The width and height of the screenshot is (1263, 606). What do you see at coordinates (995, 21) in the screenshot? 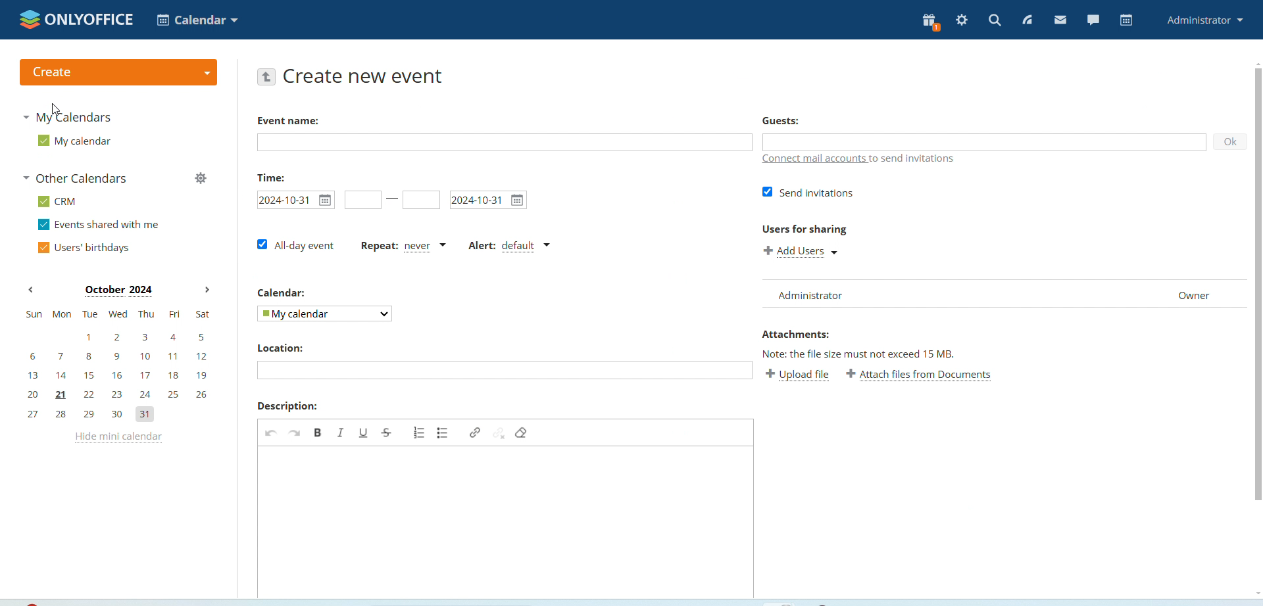
I see `search` at bounding box center [995, 21].